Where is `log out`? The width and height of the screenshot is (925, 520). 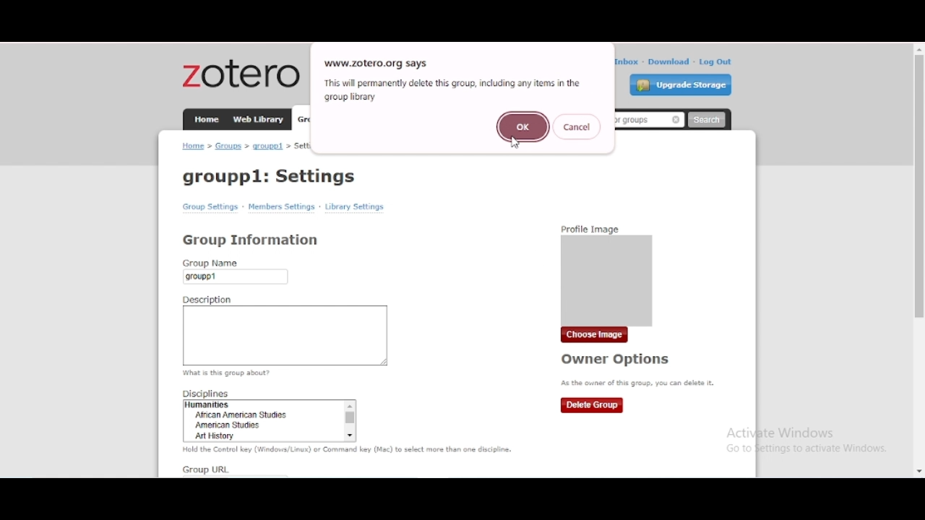
log out is located at coordinates (715, 61).